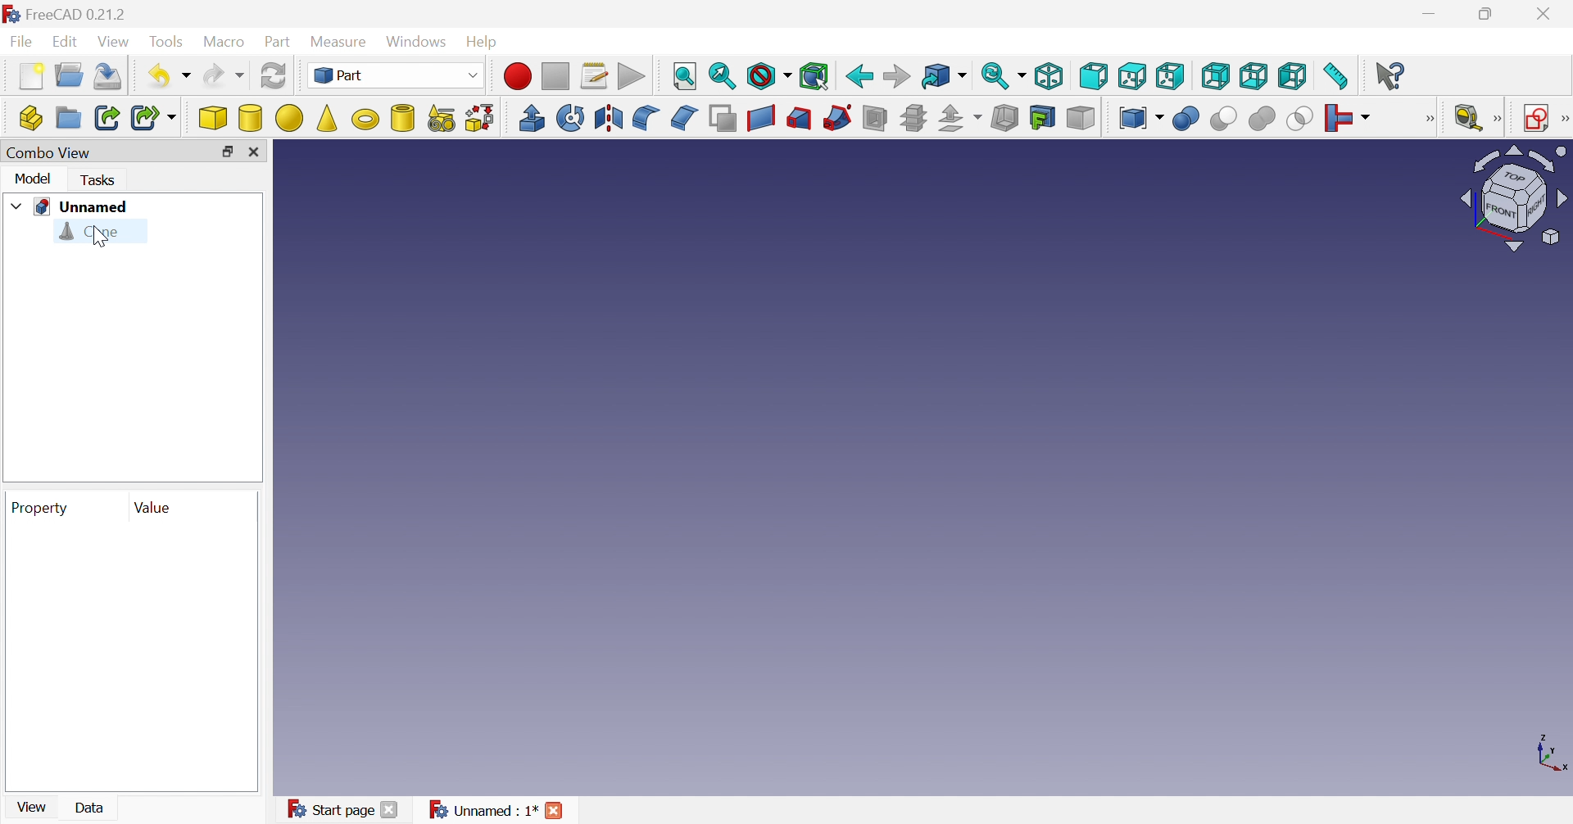  What do you see at coordinates (84, 206) in the screenshot?
I see `Unnamed` at bounding box center [84, 206].